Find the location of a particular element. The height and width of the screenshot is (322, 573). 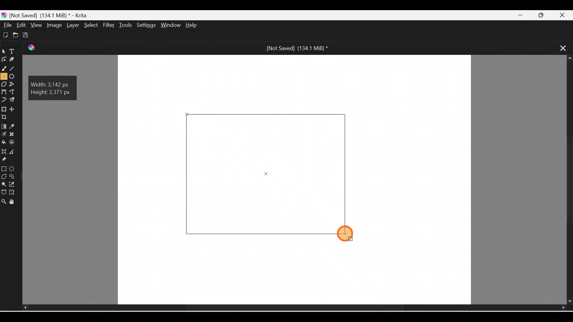

Magnetic curve selection tool is located at coordinates (14, 193).